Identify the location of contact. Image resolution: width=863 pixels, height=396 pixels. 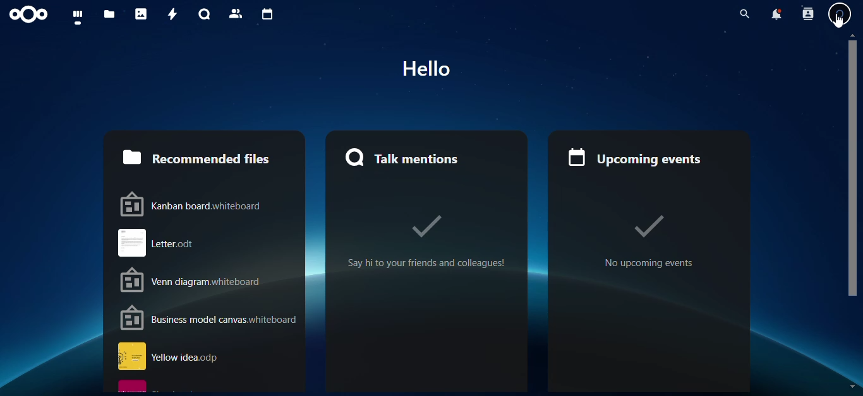
(236, 14).